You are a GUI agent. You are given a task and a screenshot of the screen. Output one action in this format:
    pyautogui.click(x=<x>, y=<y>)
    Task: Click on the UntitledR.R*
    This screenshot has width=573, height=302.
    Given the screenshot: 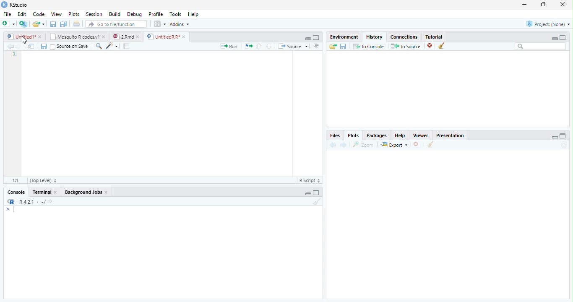 What is the action you would take?
    pyautogui.click(x=162, y=36)
    